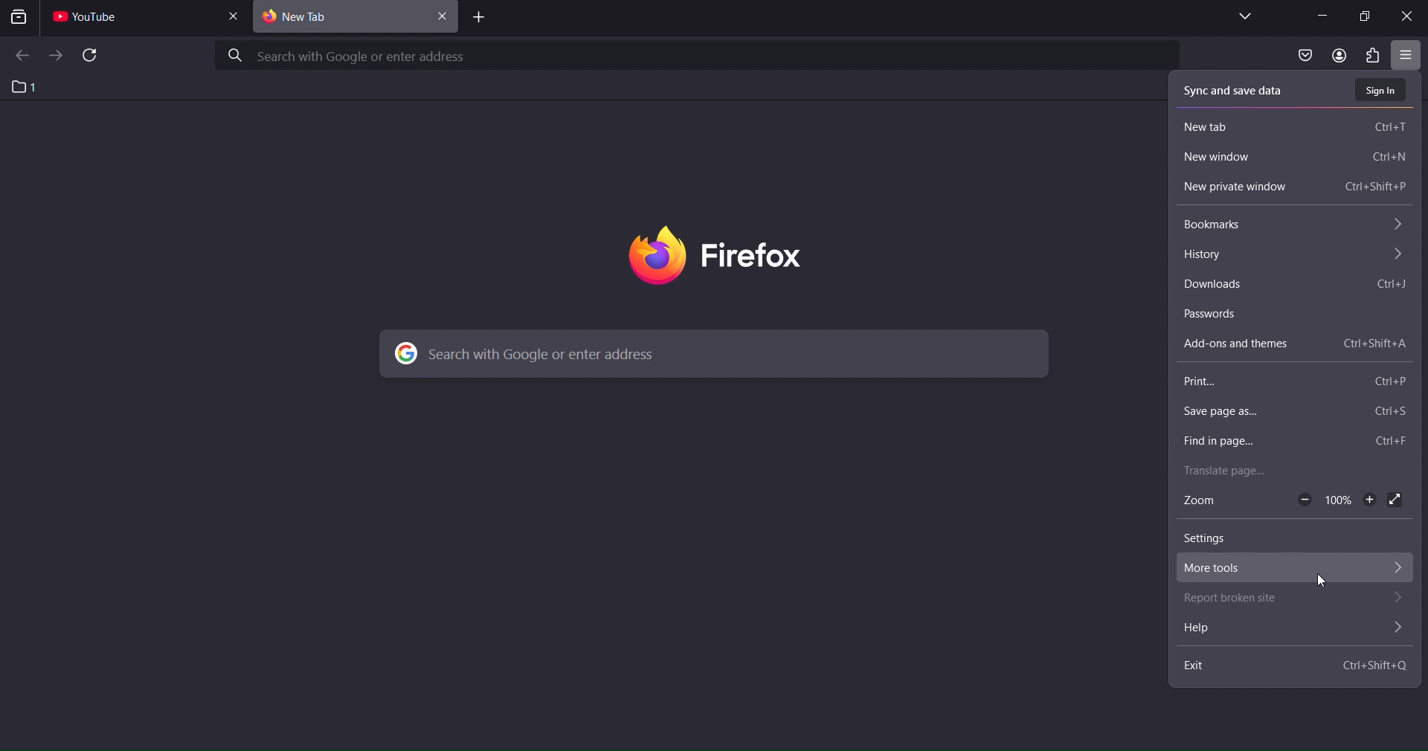 Image resolution: width=1428 pixels, height=751 pixels. What do you see at coordinates (1322, 15) in the screenshot?
I see `minimize` at bounding box center [1322, 15].